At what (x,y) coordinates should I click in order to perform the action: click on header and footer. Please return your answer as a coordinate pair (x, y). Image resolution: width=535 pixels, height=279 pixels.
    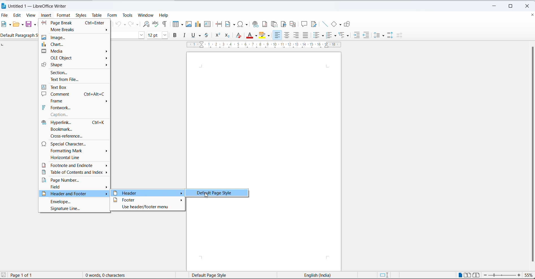
    Looking at the image, I should click on (75, 194).